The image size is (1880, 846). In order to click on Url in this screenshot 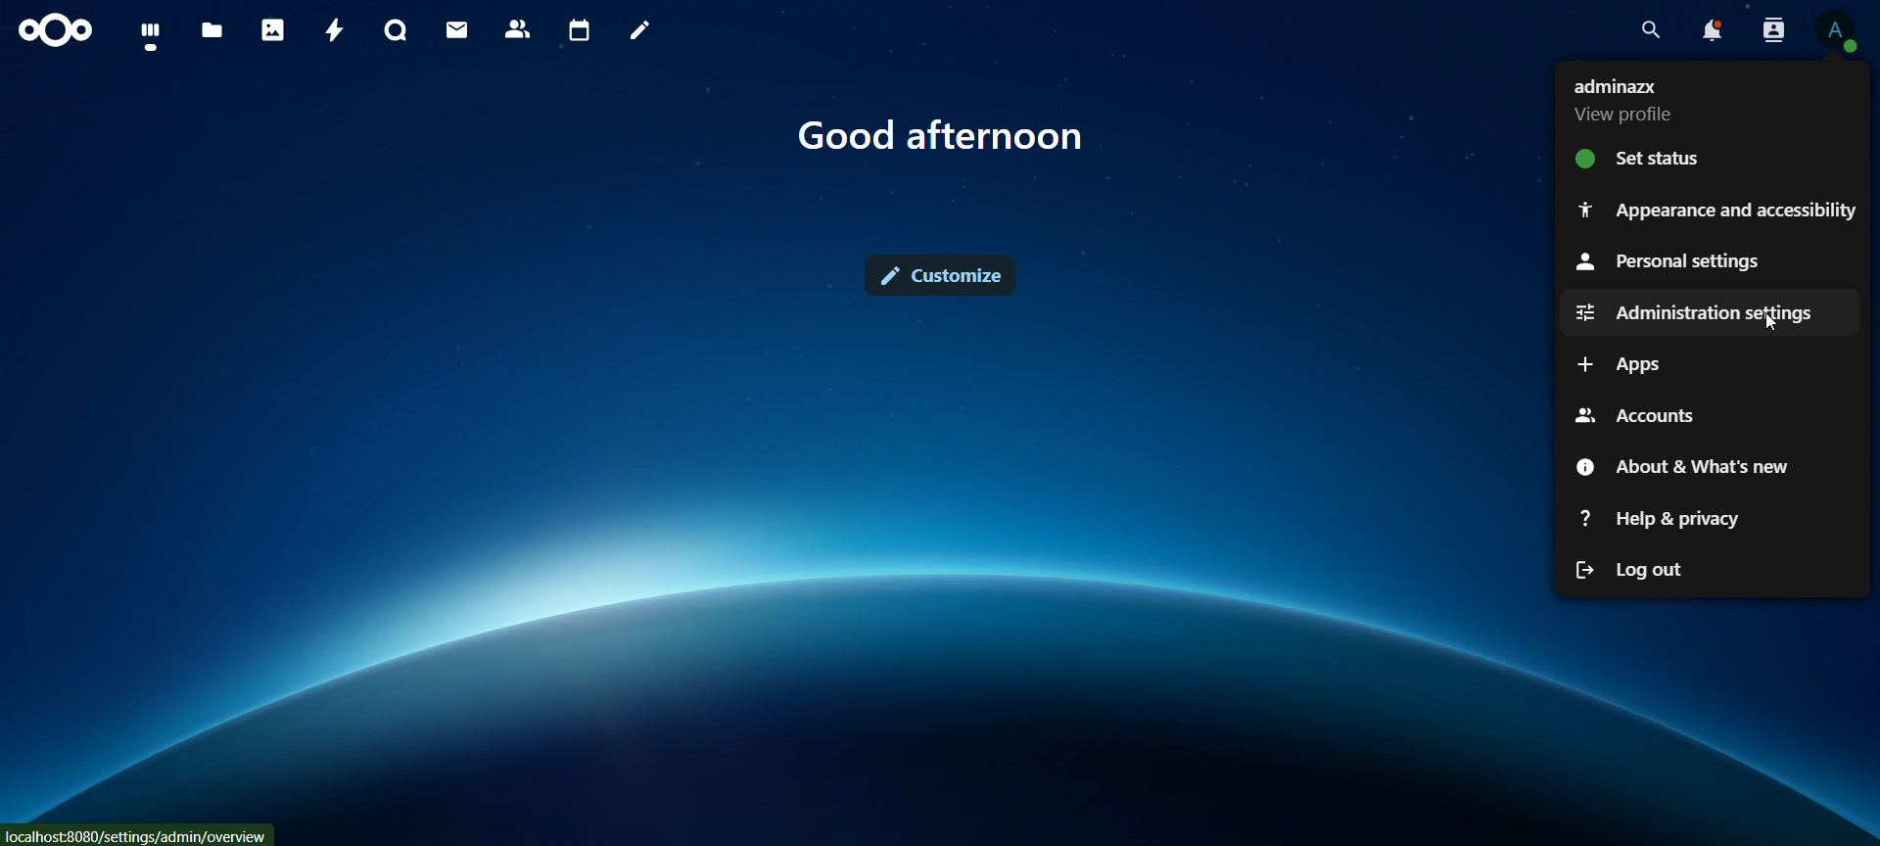, I will do `click(139, 834)`.